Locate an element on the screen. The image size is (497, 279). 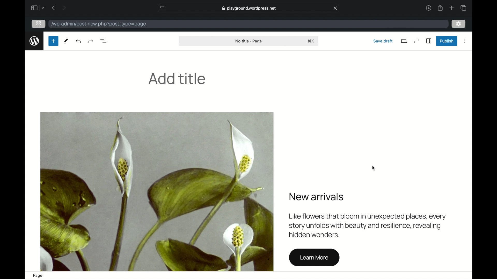
view is located at coordinates (404, 41).